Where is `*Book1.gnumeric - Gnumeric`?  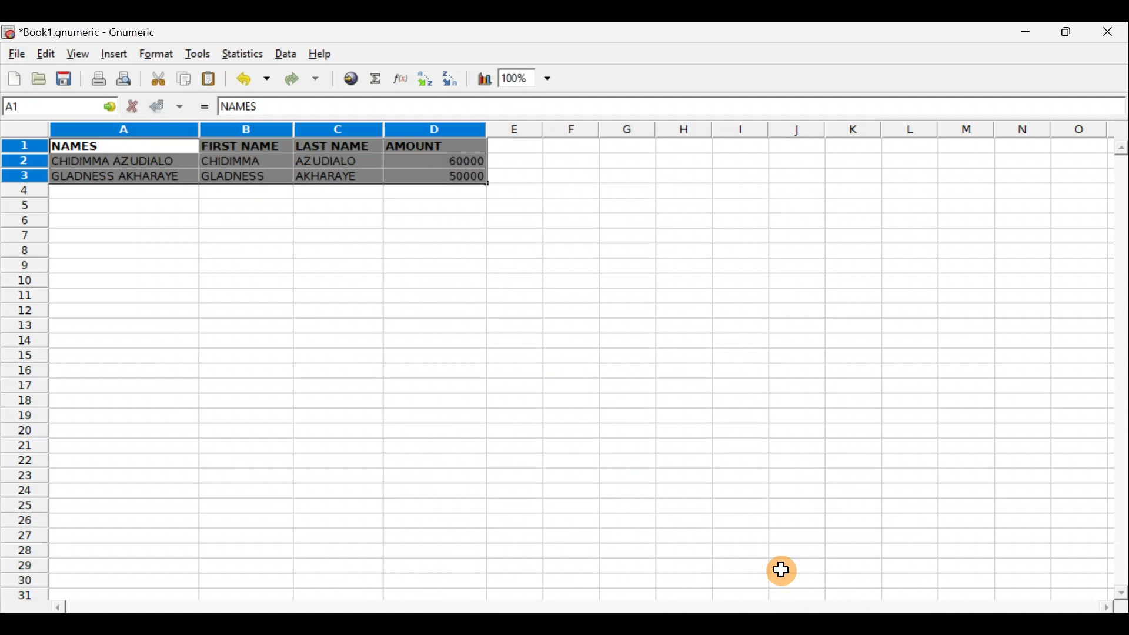 *Book1.gnumeric - Gnumeric is located at coordinates (95, 32).